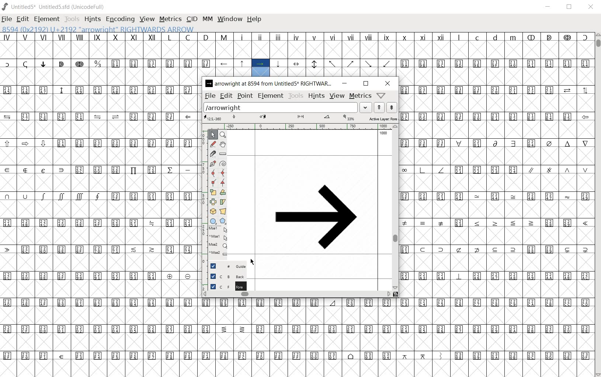 This screenshot has height=377, width=601. Describe the element at coordinates (98, 205) in the screenshot. I see `glyph characters` at that location.